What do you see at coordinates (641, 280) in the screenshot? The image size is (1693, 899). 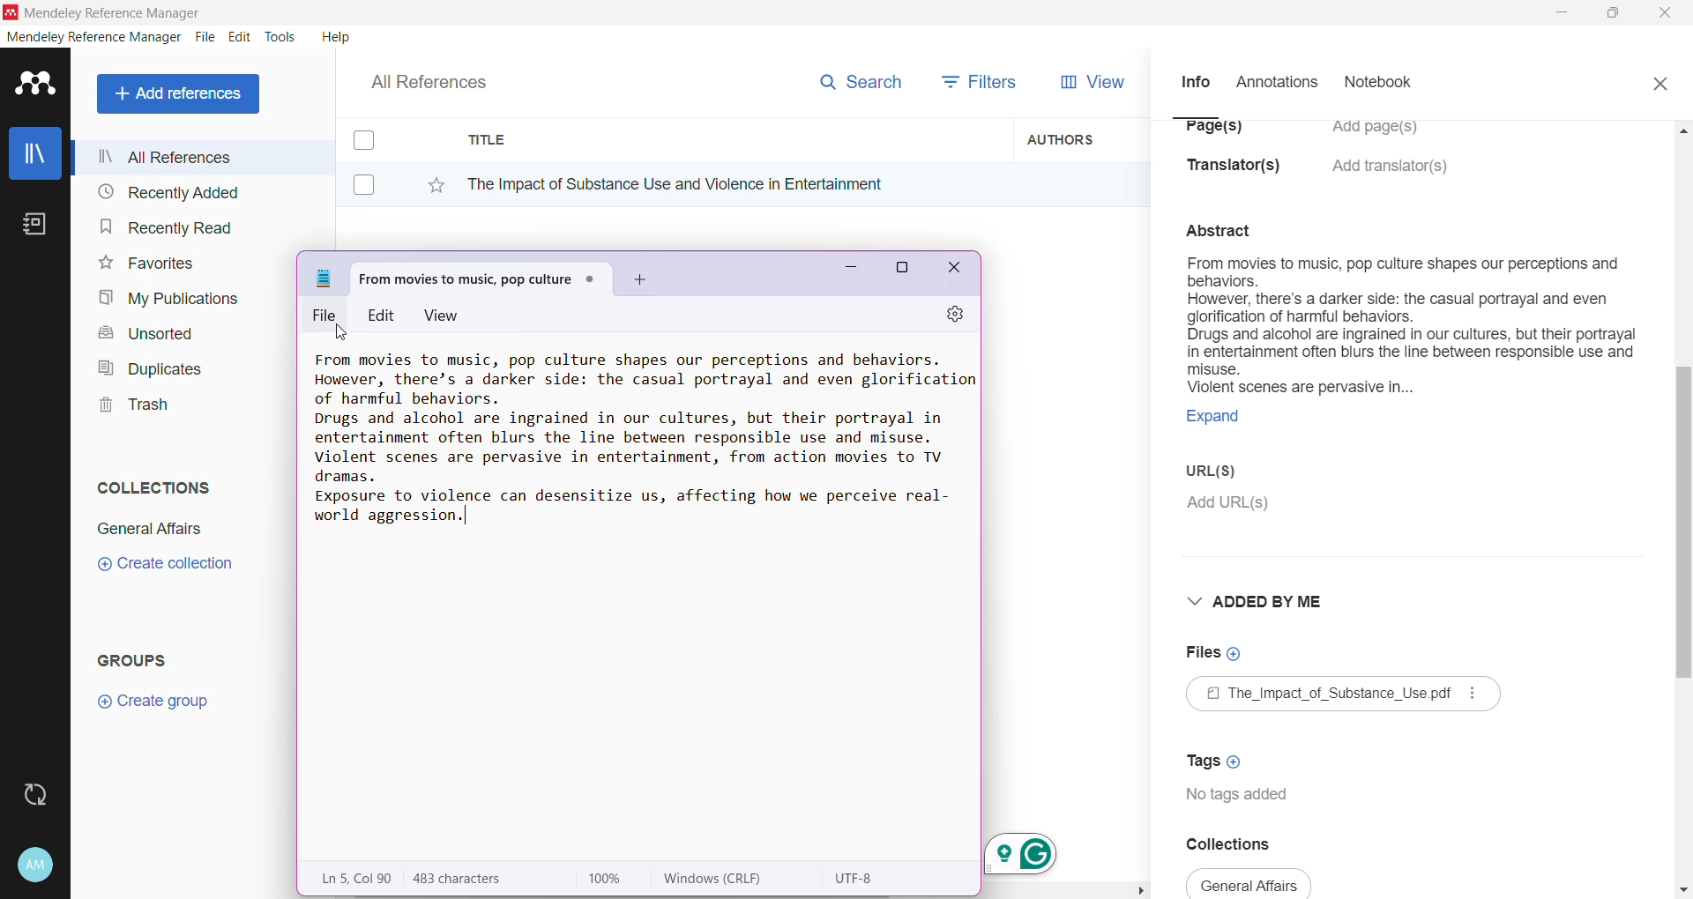 I see `Add New Tab` at bounding box center [641, 280].